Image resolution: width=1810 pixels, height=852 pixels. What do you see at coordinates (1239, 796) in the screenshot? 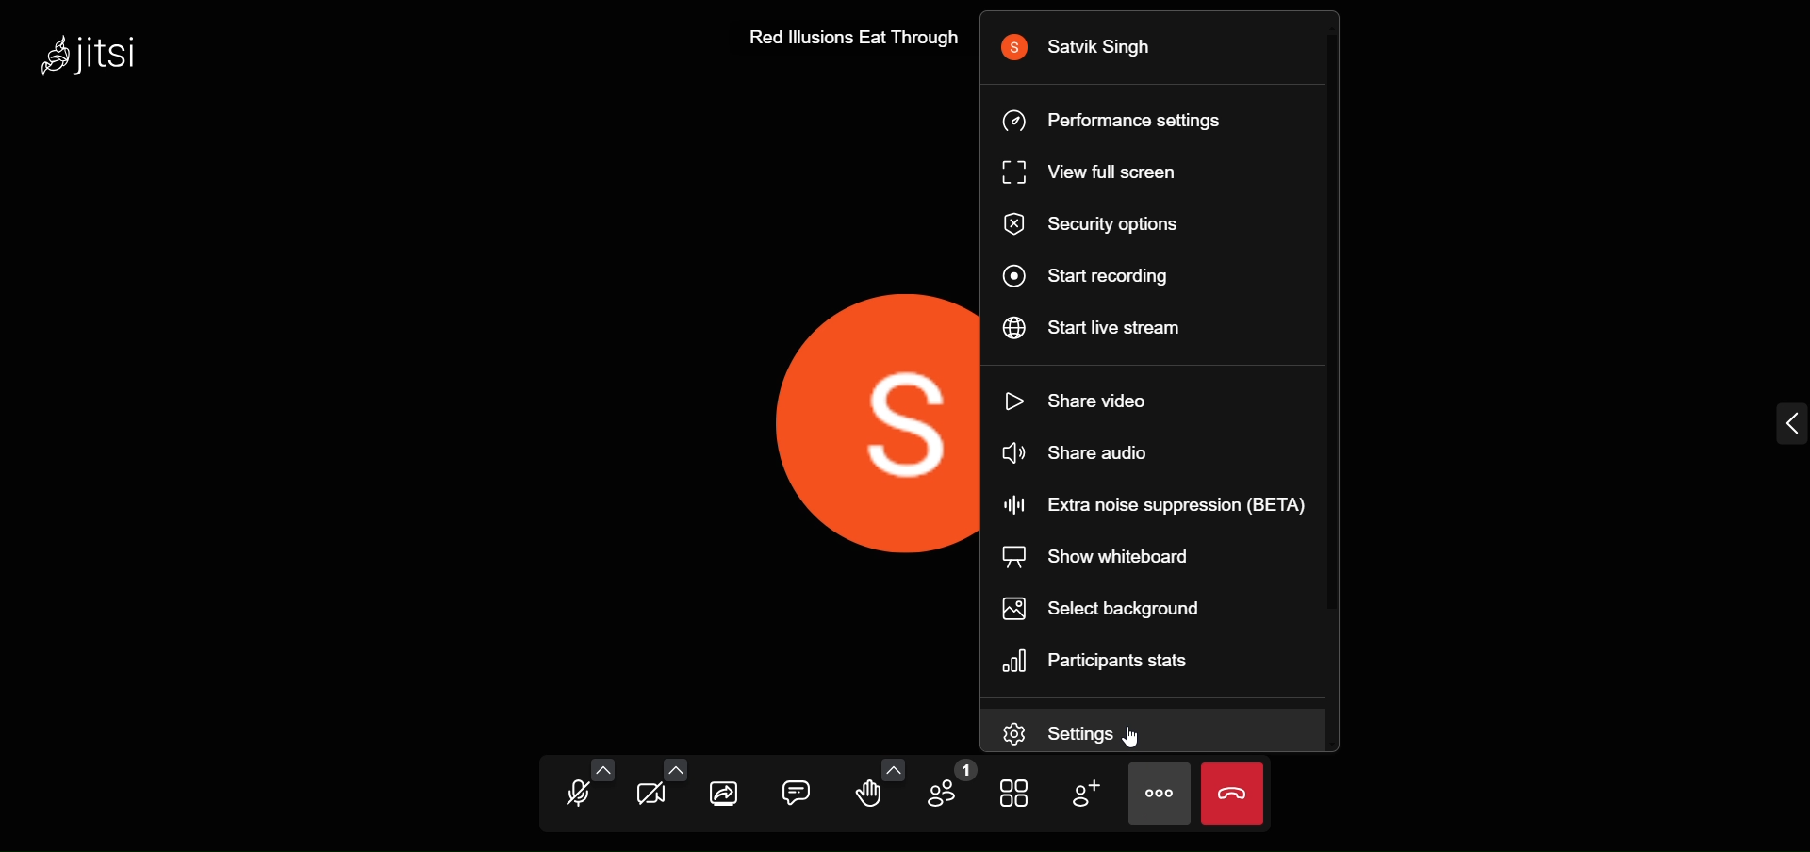
I see `leave call` at bounding box center [1239, 796].